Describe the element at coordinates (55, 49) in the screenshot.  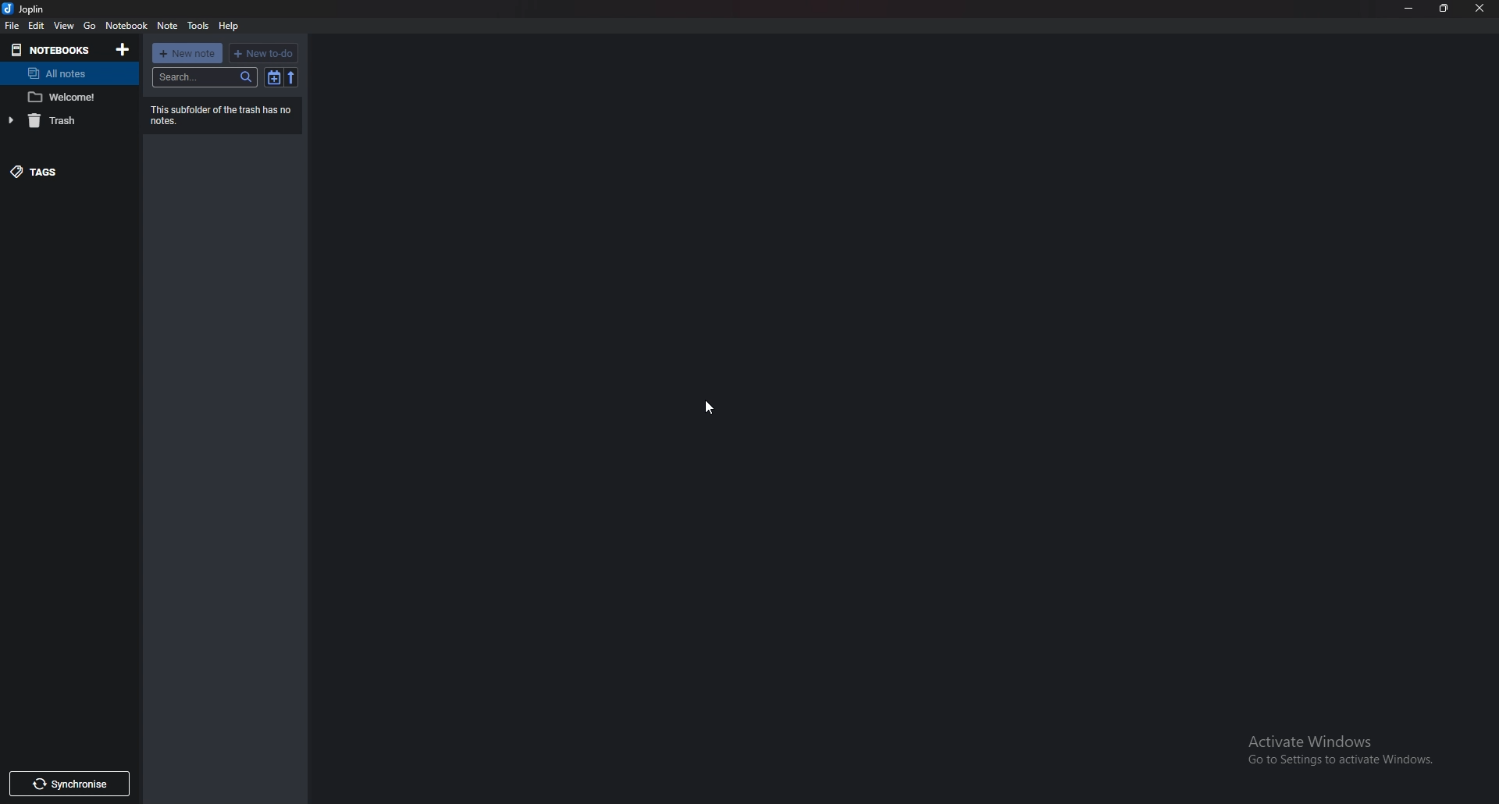
I see `Notebooks` at that location.